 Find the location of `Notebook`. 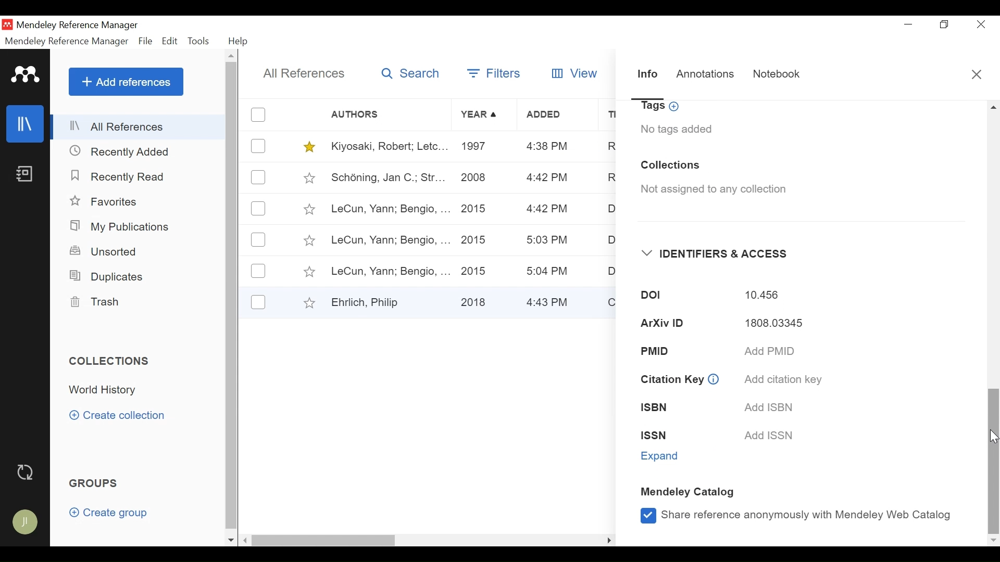

Notebook is located at coordinates (23, 176).